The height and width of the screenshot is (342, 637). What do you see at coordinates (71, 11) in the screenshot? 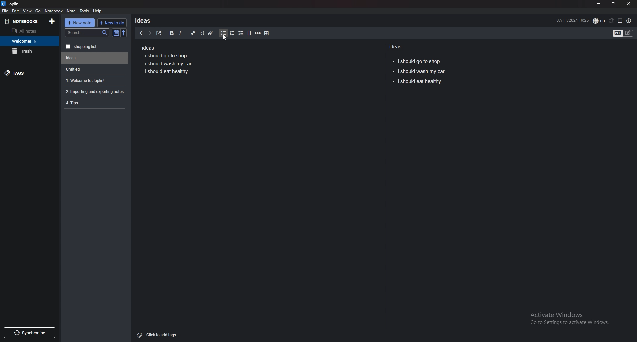
I see `note` at bounding box center [71, 11].